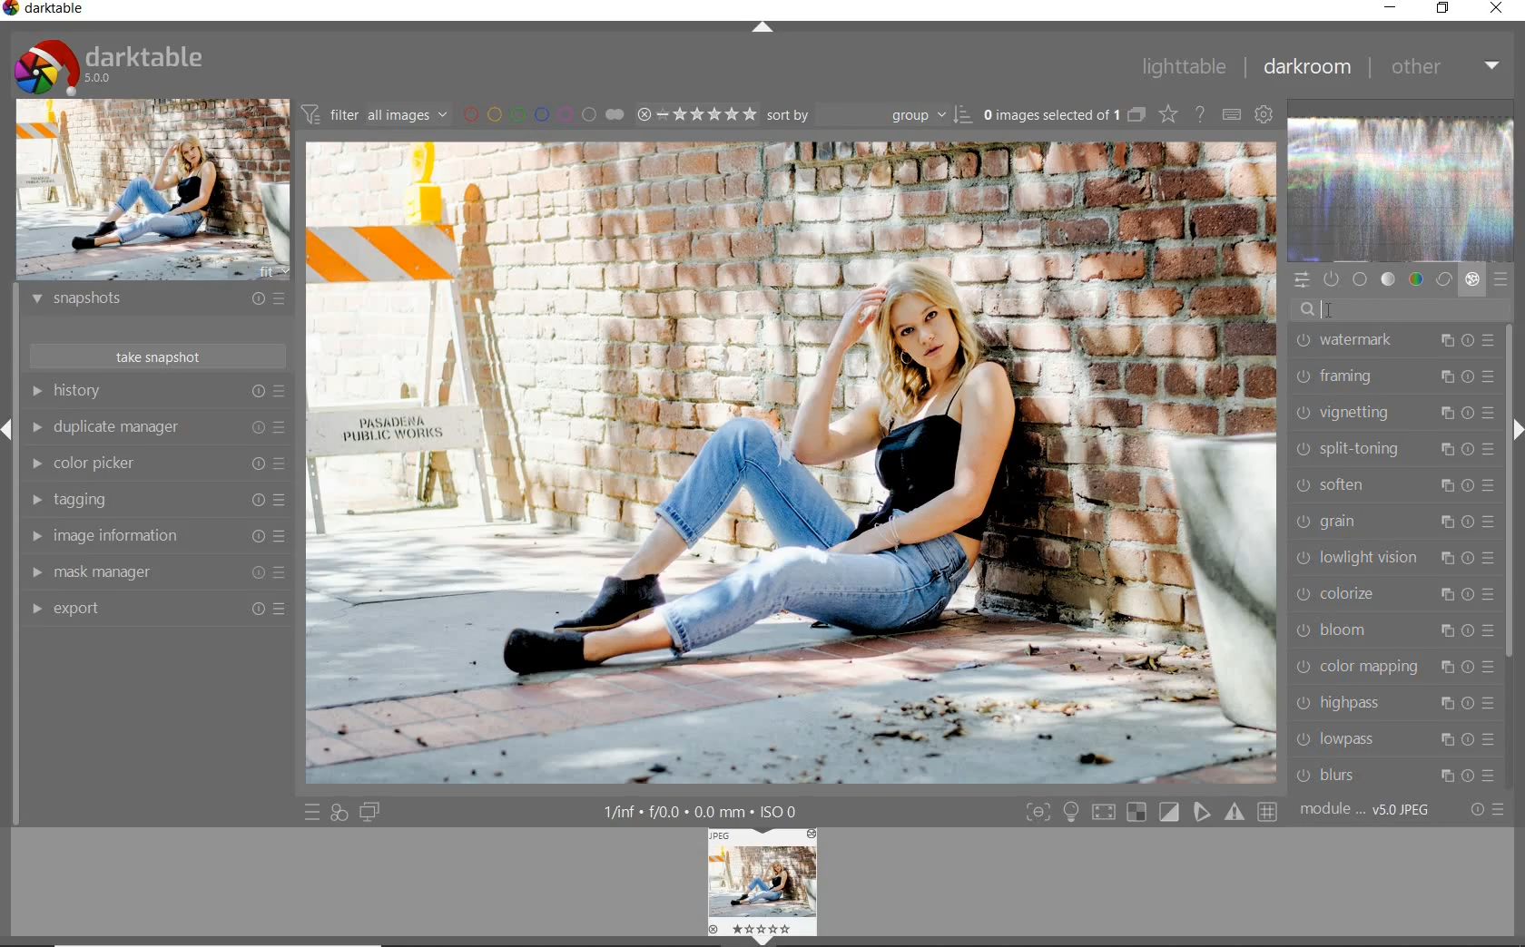  What do you see at coordinates (792, 464) in the screenshot?
I see `selected image` at bounding box center [792, 464].